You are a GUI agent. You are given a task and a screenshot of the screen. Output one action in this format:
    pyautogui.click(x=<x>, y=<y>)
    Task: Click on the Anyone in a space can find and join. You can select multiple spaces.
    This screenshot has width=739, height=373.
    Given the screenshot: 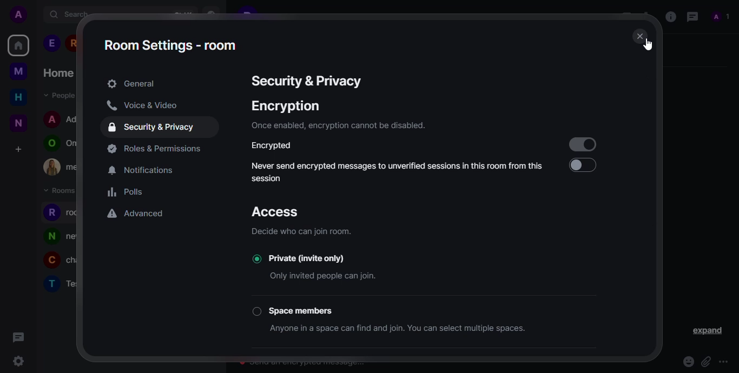 What is the action you would take?
    pyautogui.click(x=407, y=328)
    